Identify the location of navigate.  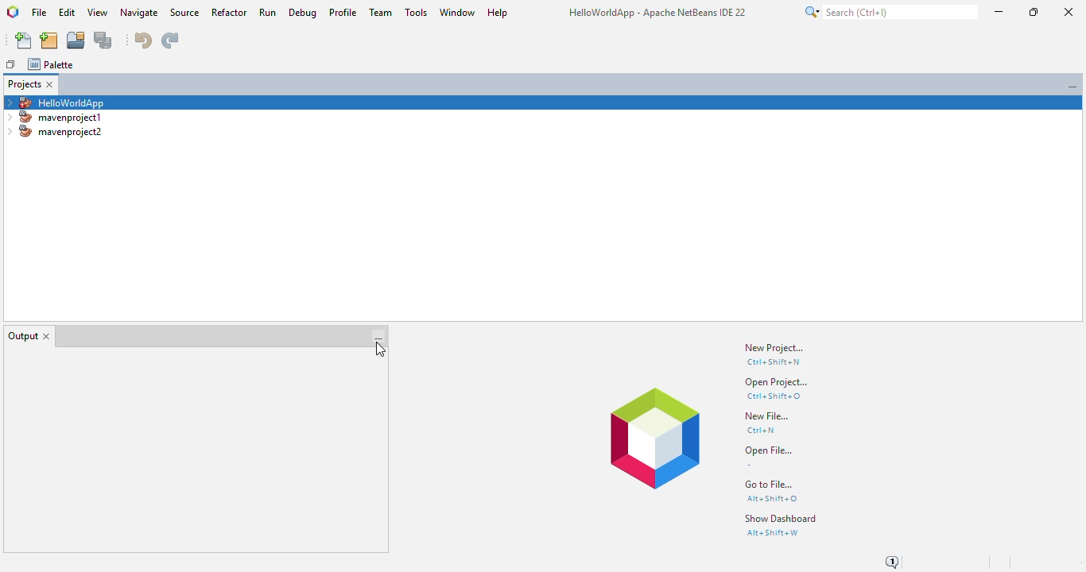
(140, 14).